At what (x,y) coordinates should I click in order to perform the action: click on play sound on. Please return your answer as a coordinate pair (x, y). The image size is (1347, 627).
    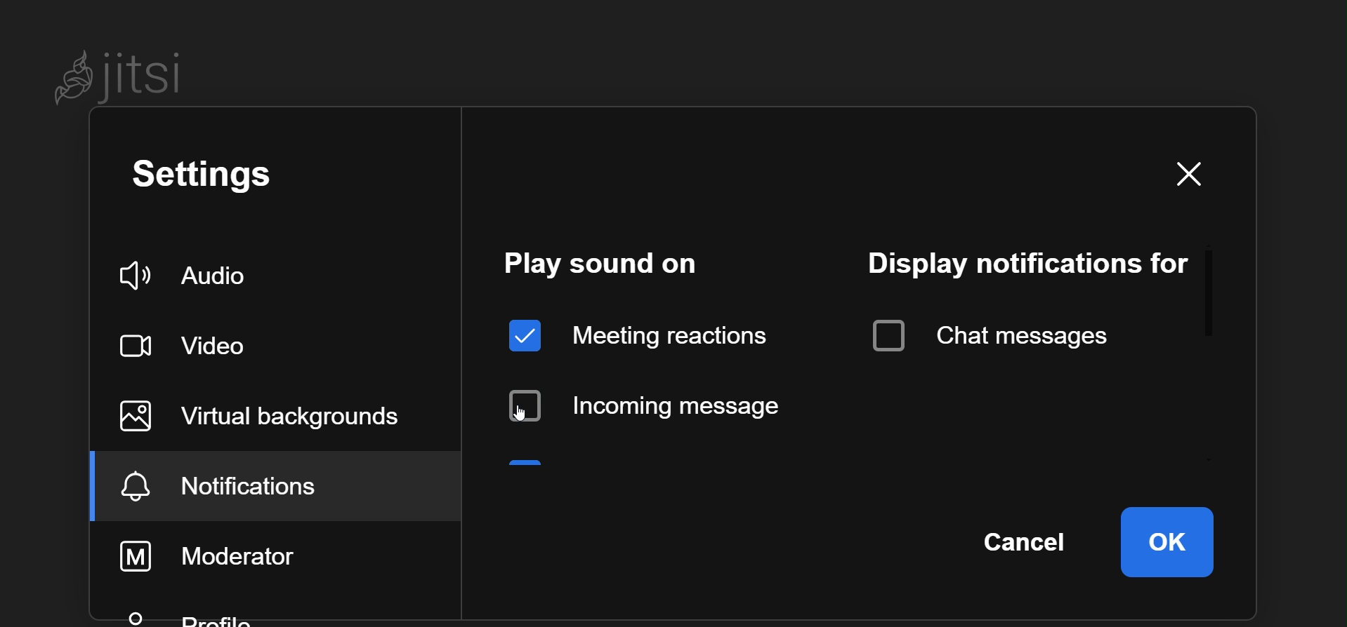
    Looking at the image, I should click on (602, 265).